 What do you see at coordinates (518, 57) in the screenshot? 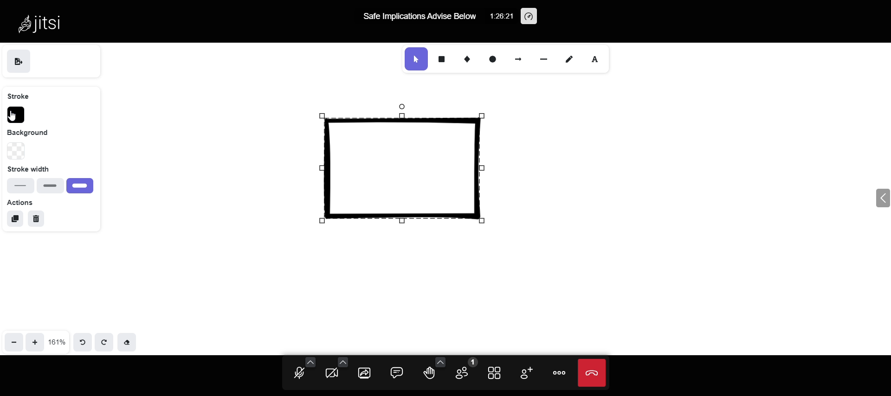
I see `arrow` at bounding box center [518, 57].